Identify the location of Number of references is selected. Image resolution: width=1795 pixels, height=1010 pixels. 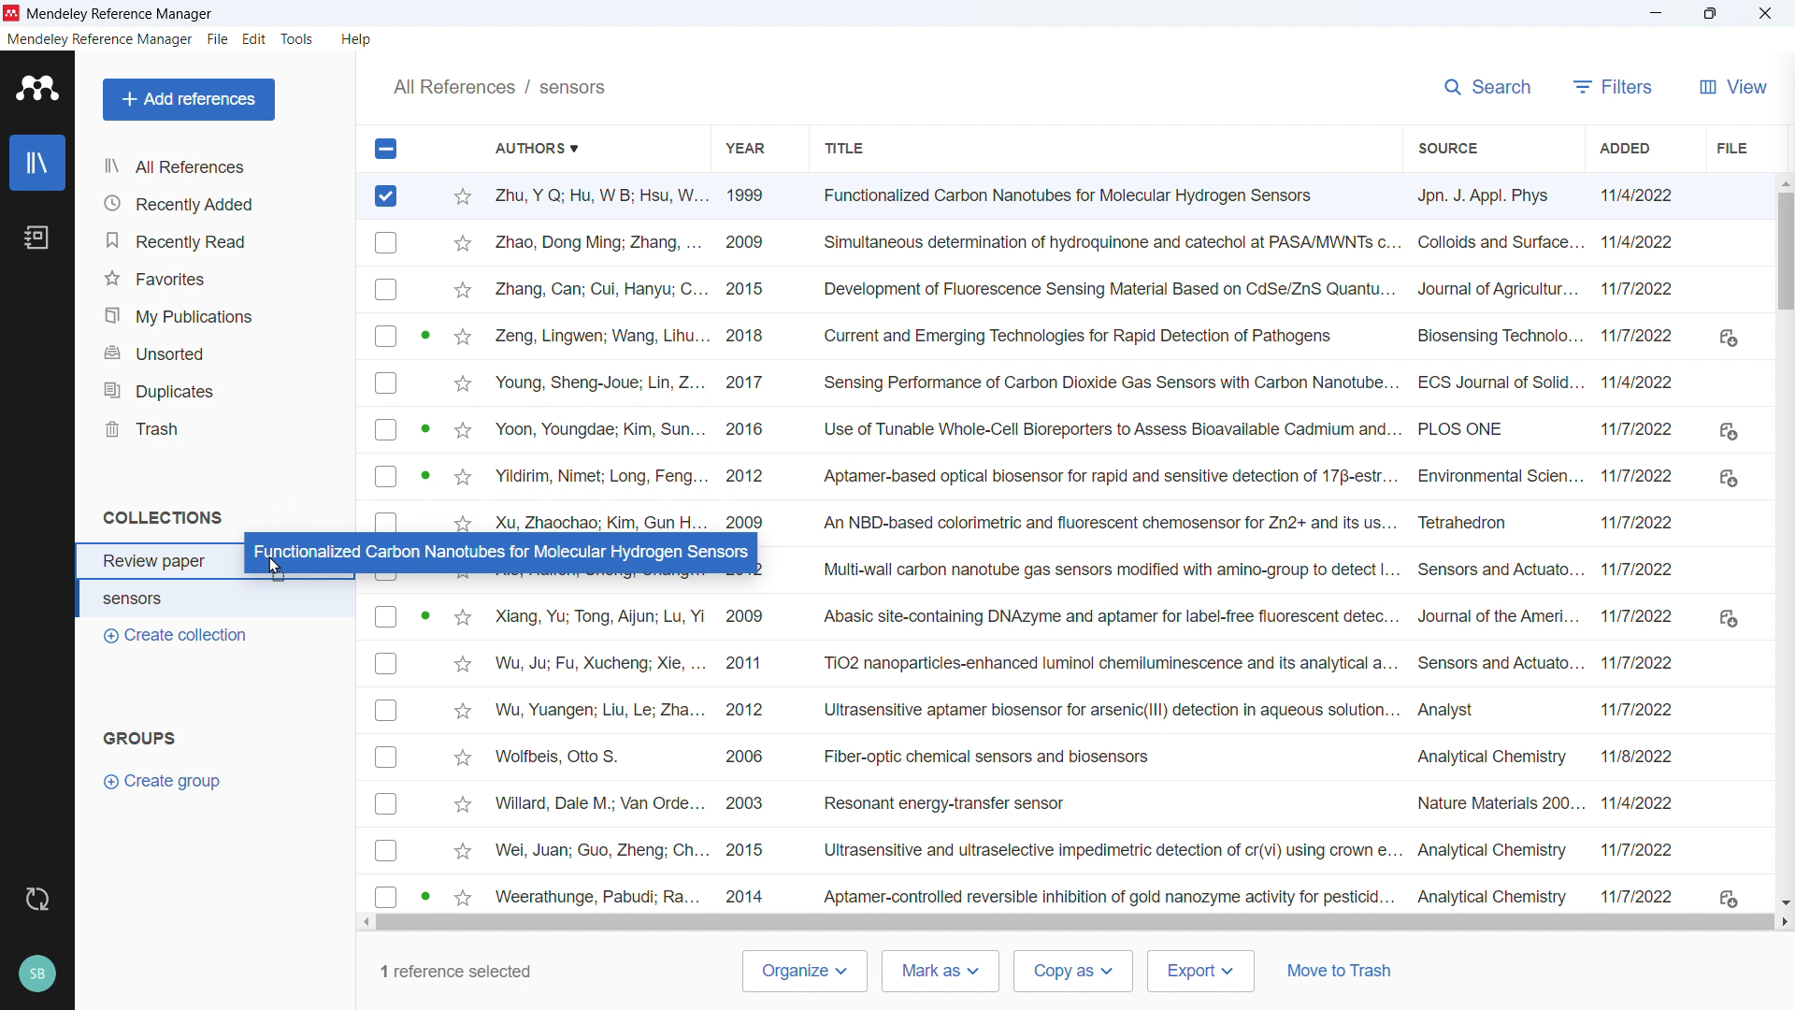
(452, 971).